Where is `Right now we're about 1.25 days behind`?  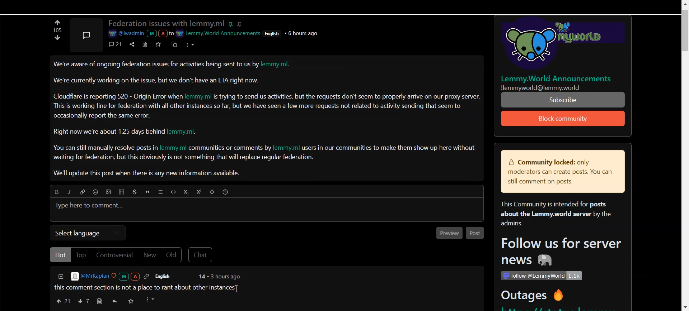
Right now we're about 1.25 days behind is located at coordinates (109, 132).